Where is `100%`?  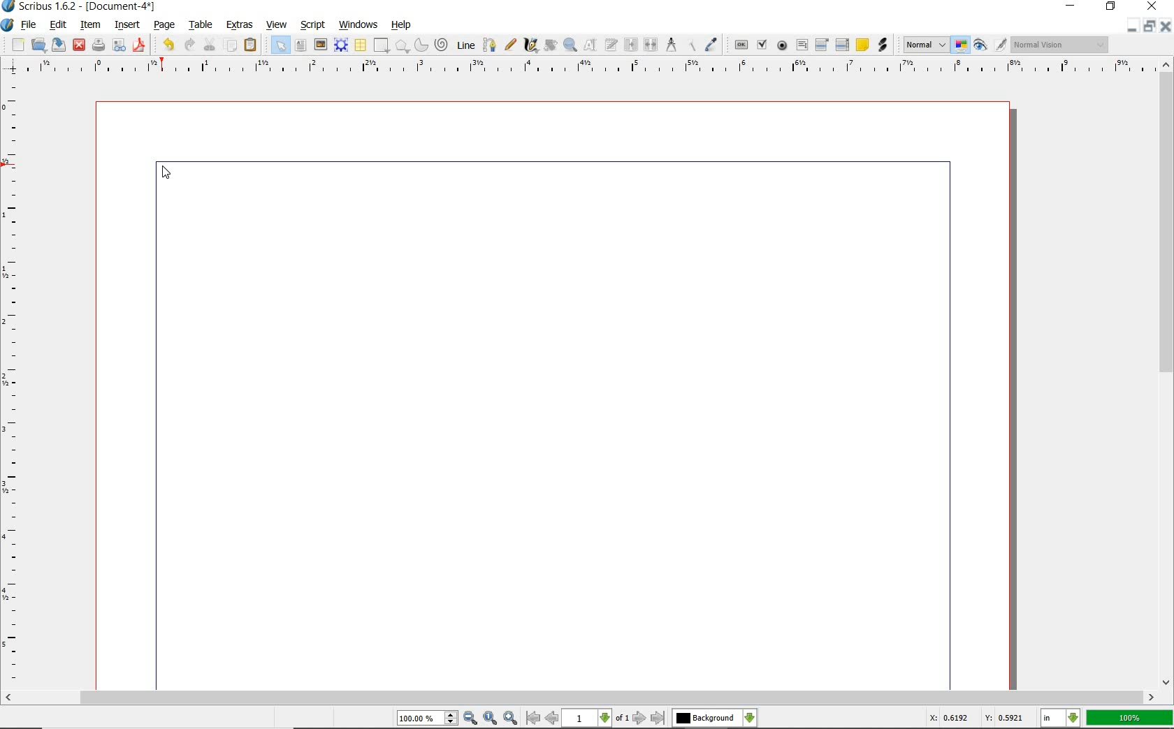 100% is located at coordinates (1129, 718).